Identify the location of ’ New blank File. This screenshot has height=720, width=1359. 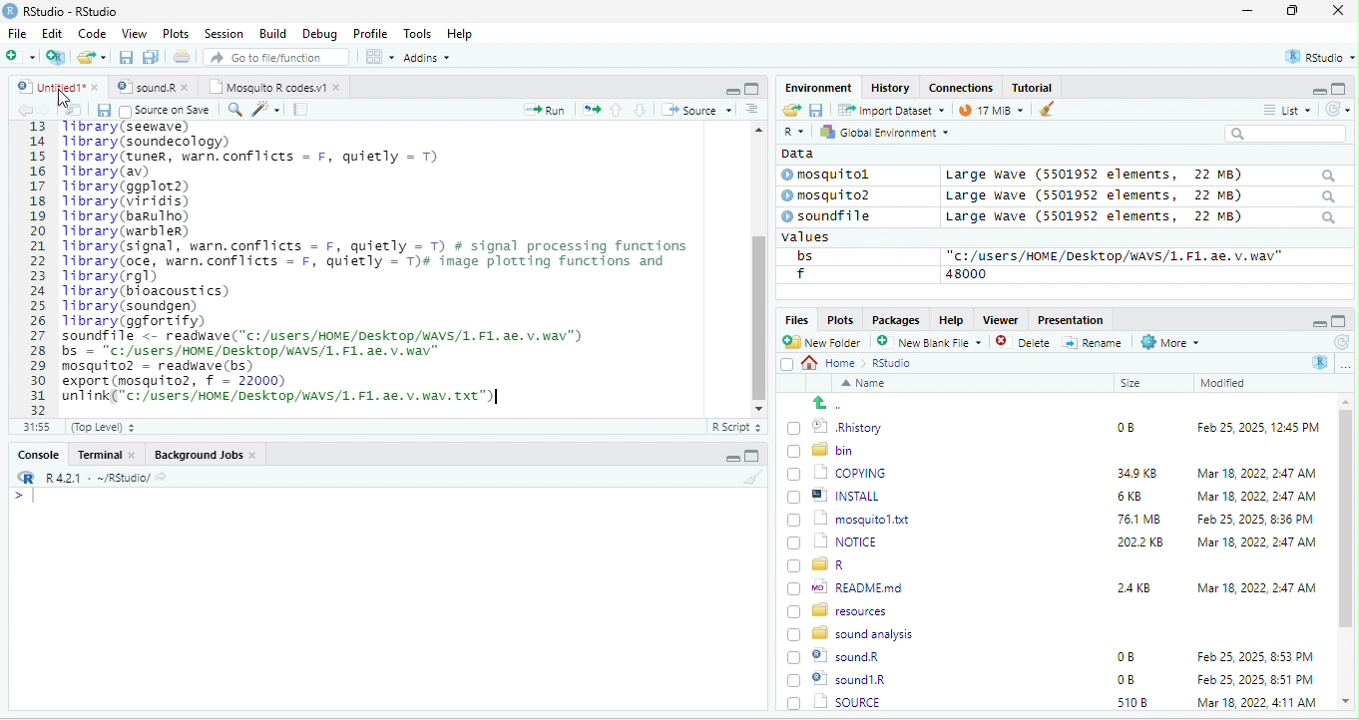
(935, 345).